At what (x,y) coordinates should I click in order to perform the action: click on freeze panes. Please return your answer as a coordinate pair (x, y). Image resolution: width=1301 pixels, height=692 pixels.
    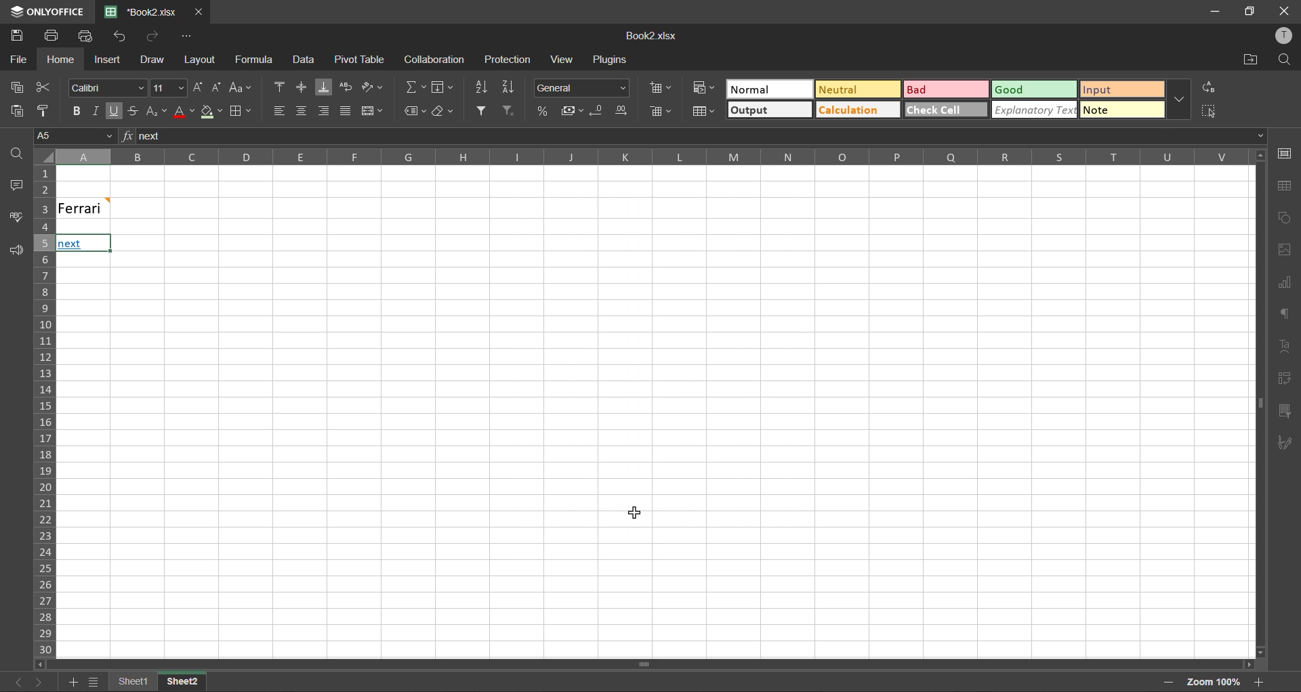
    Looking at the image, I should click on (128, 681).